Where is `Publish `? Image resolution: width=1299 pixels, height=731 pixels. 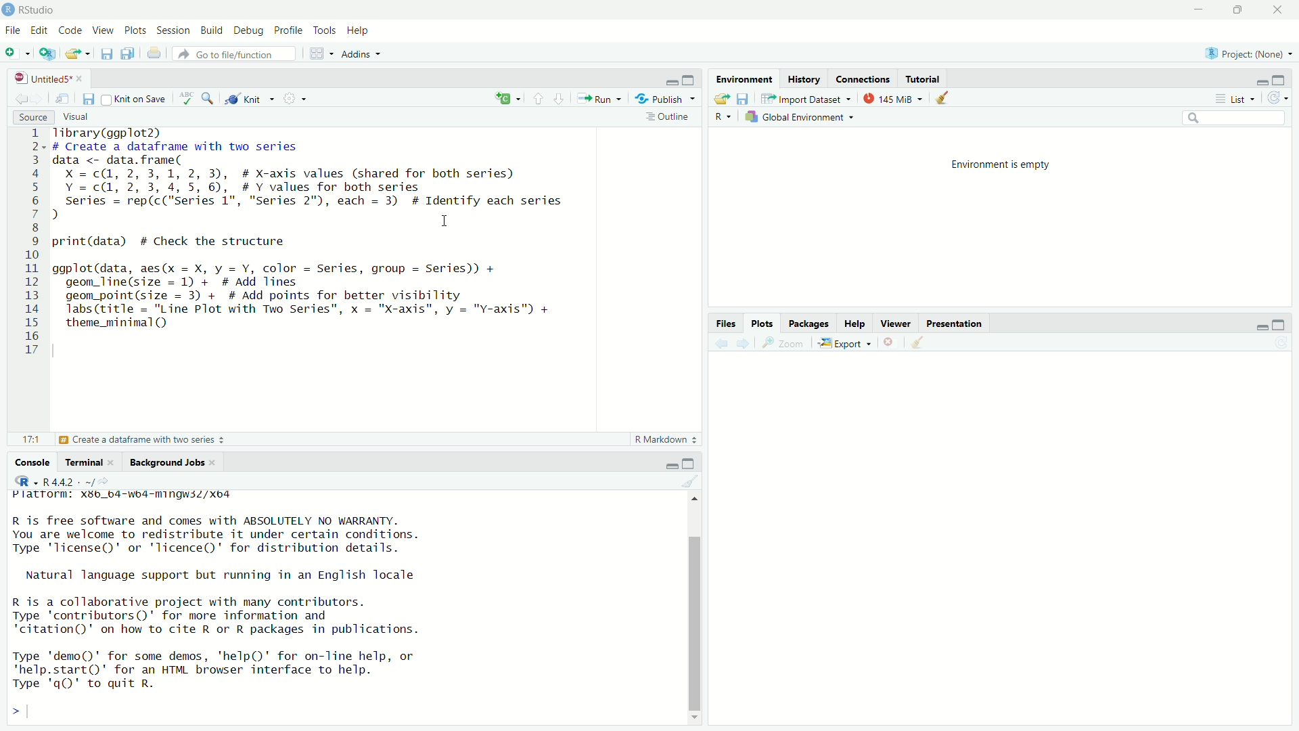 Publish  is located at coordinates (666, 99).